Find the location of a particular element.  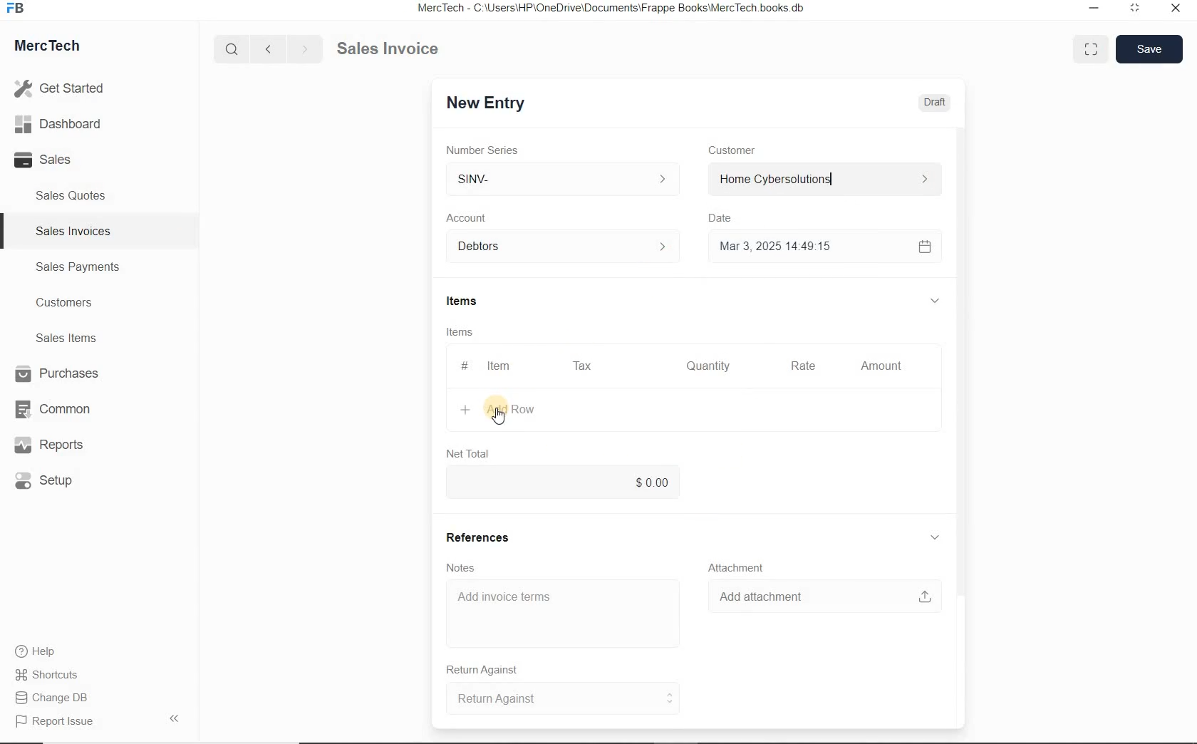

Quantity is located at coordinates (705, 368).